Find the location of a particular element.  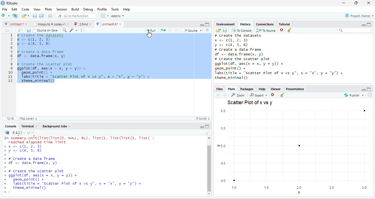

Source on Save is located at coordinates (46, 31).